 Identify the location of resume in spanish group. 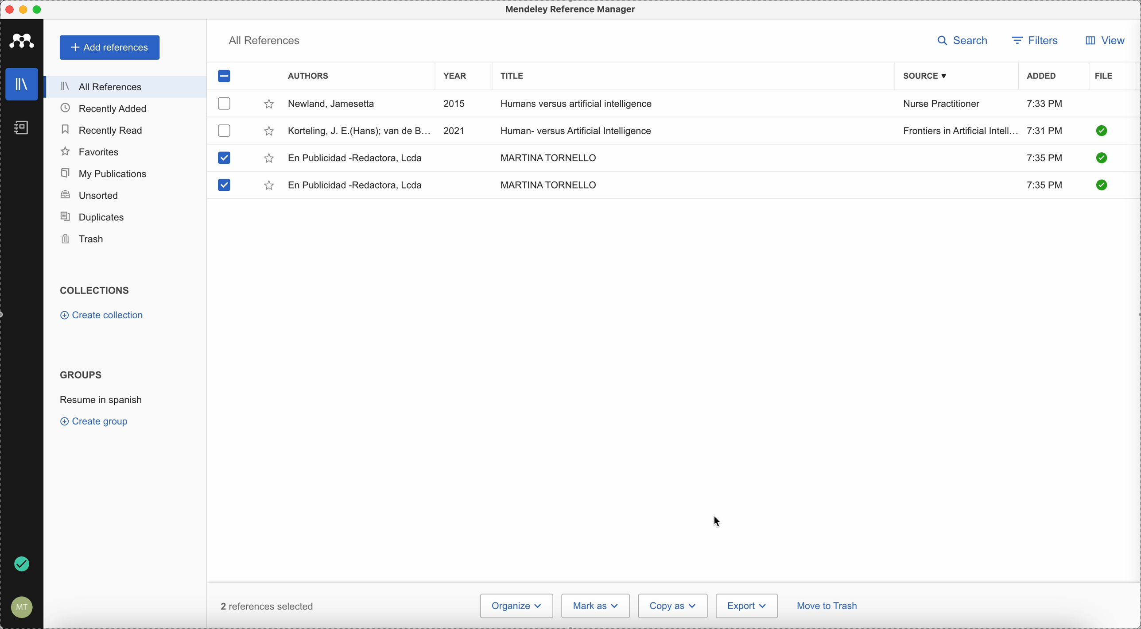
(103, 399).